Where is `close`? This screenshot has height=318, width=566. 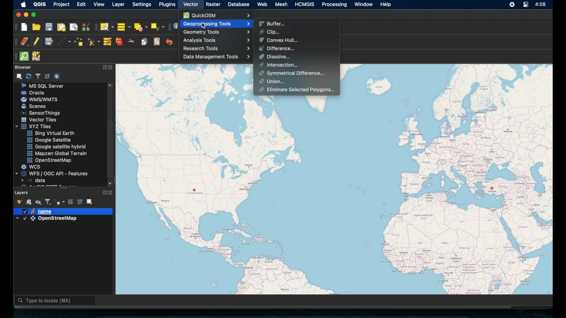
close is located at coordinates (112, 193).